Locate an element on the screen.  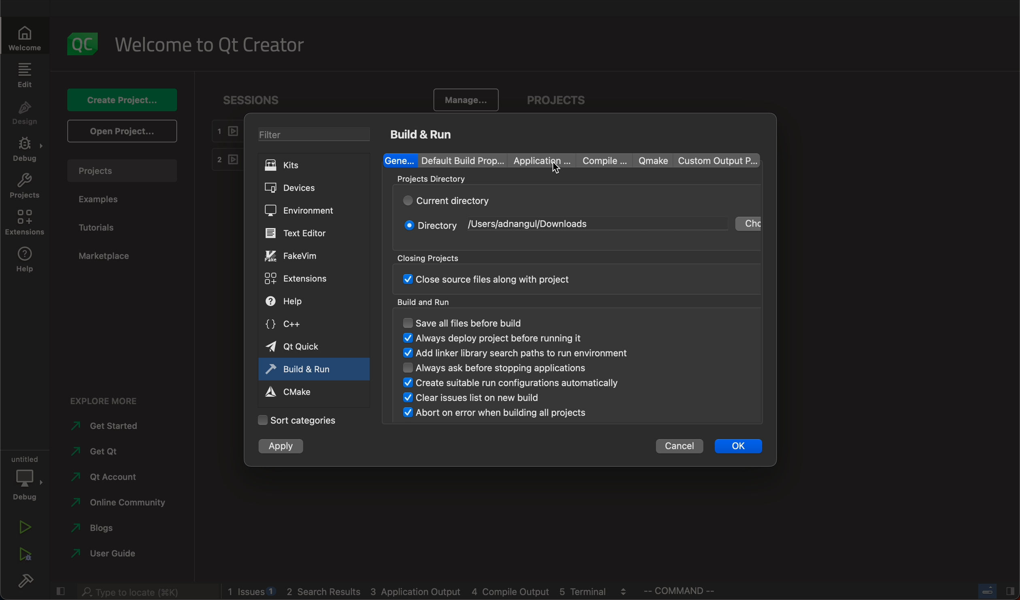
' Always deploy project before running it is located at coordinates (496, 338).